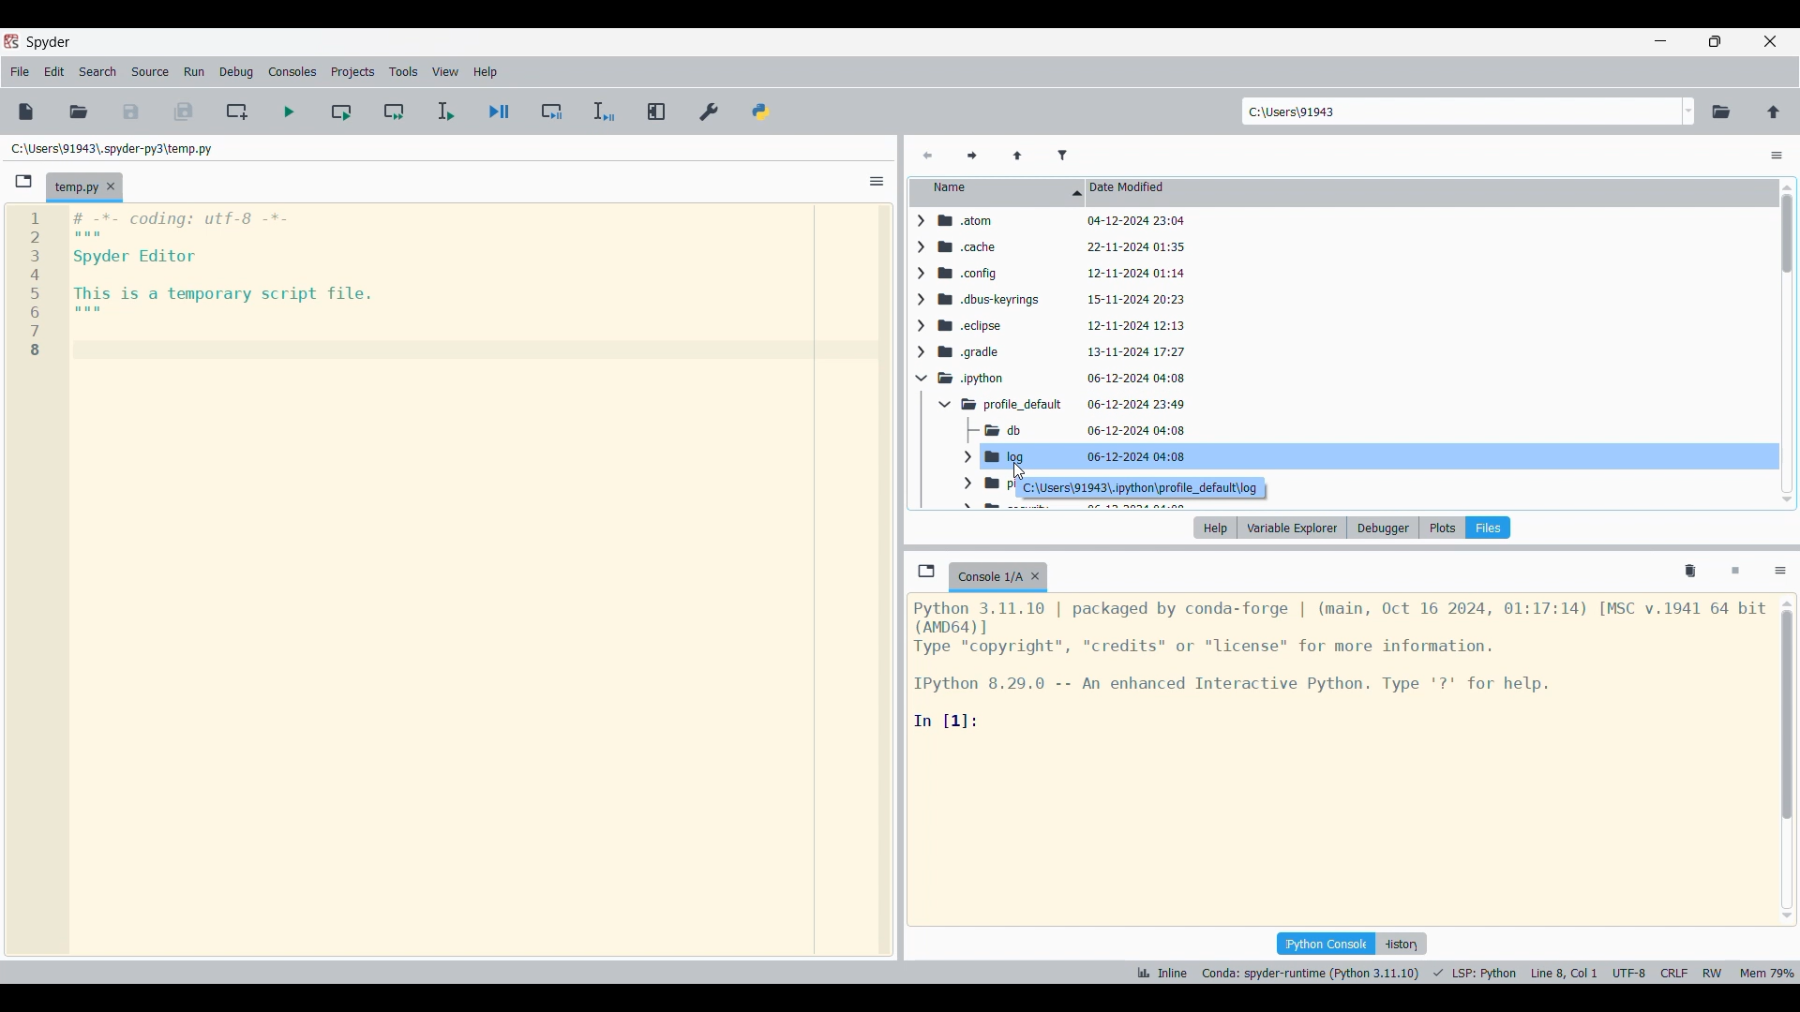  Describe the element at coordinates (289, 112) in the screenshot. I see `Run file` at that location.